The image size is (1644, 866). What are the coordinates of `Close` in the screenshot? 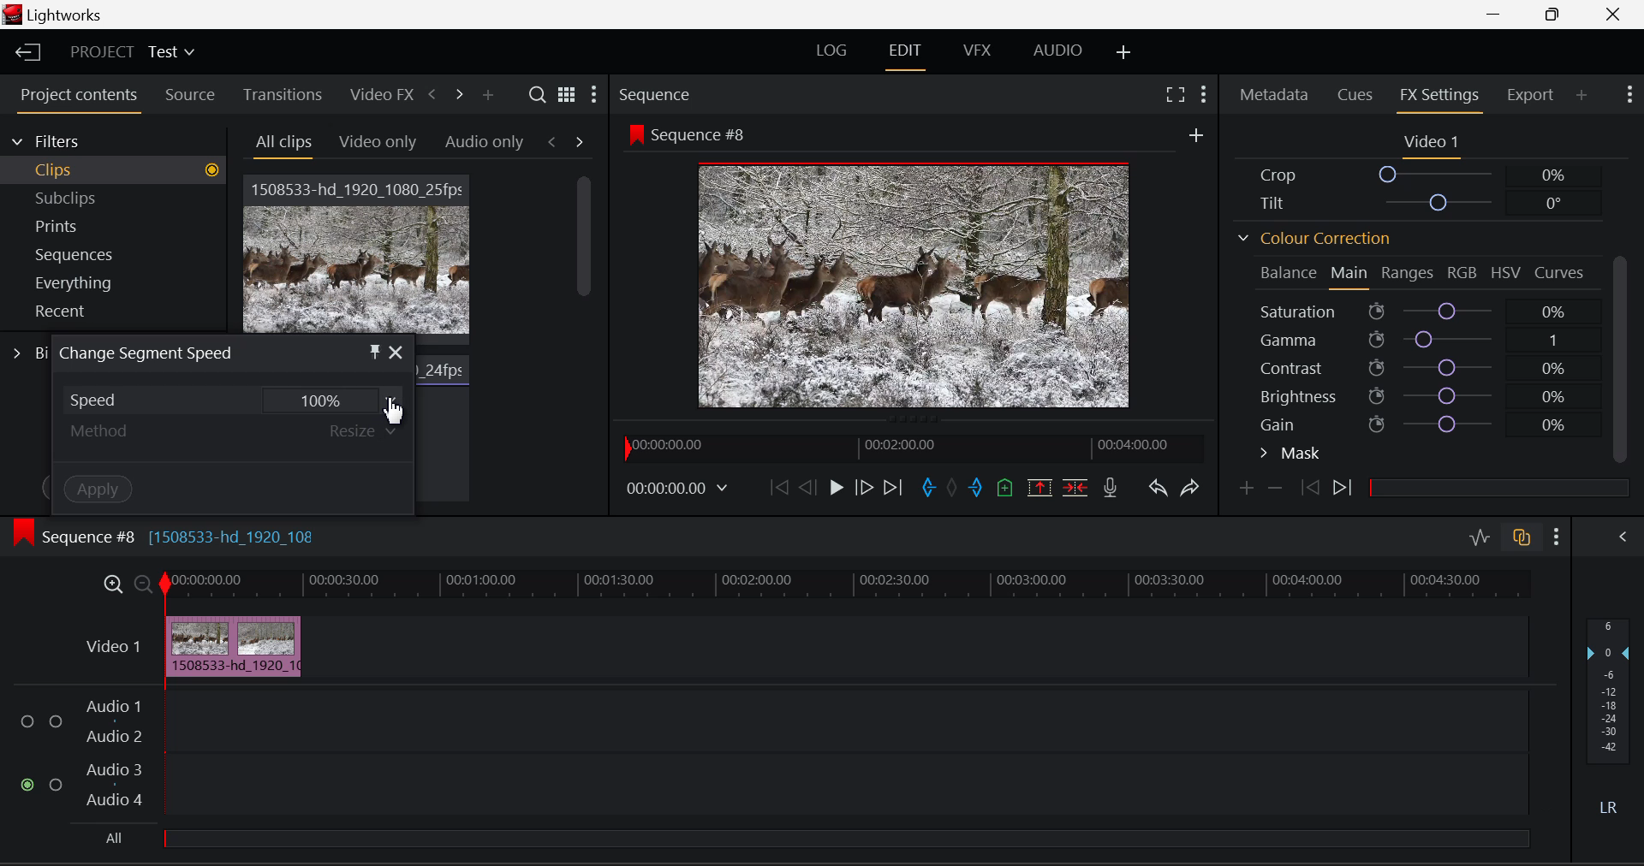 It's located at (1613, 15).